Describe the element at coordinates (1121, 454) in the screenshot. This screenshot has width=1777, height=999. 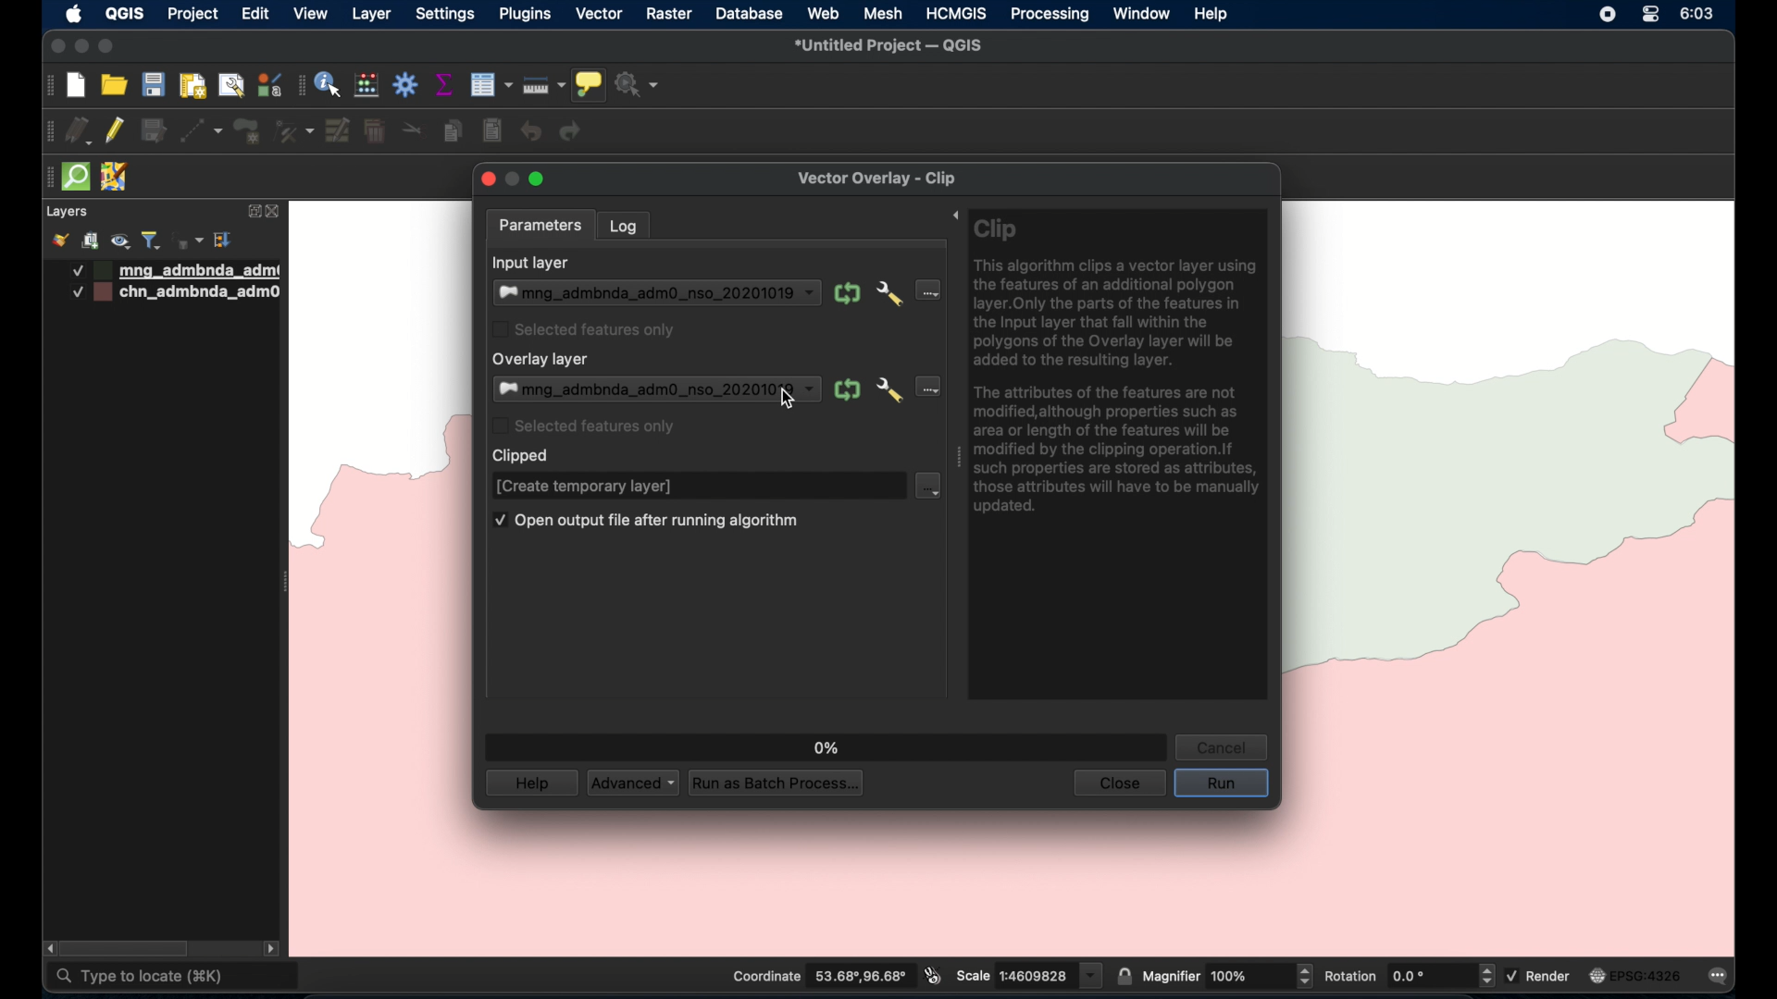
I see `clip tool info` at that location.